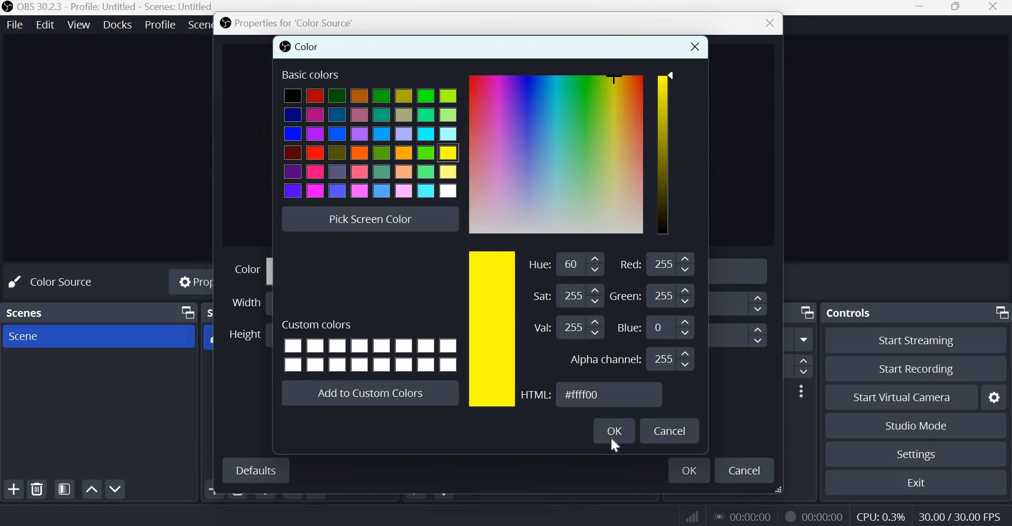 The width and height of the screenshot is (1012, 526). I want to click on chosen color, so click(493, 330).